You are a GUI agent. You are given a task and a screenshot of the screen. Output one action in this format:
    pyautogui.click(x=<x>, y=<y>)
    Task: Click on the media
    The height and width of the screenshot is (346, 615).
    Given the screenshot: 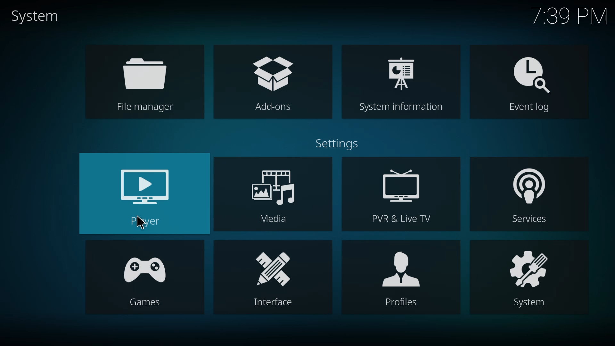 What is the action you would take?
    pyautogui.click(x=275, y=197)
    